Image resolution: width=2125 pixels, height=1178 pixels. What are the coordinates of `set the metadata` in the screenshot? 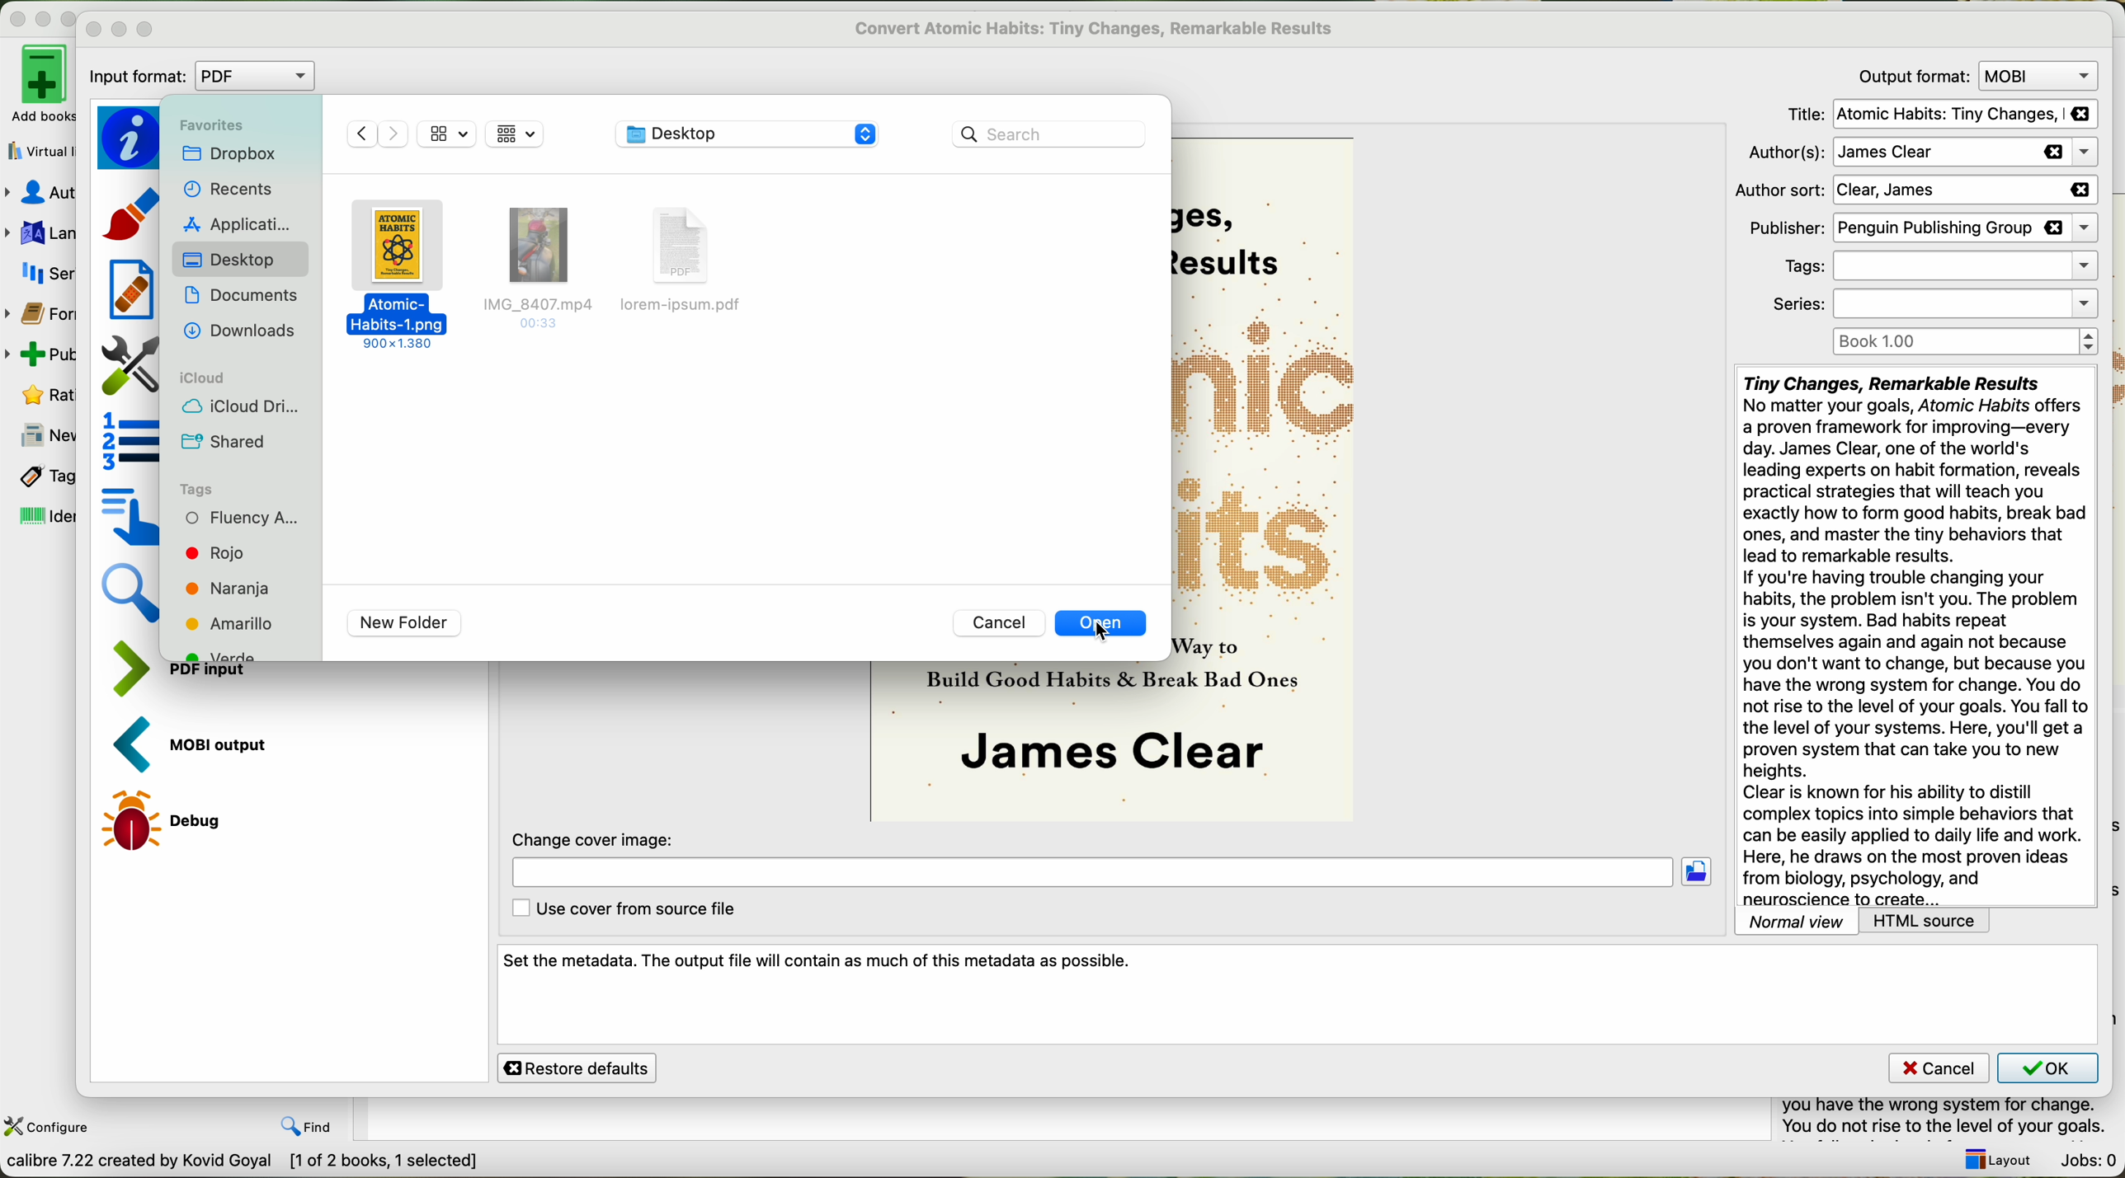 It's located at (1298, 996).